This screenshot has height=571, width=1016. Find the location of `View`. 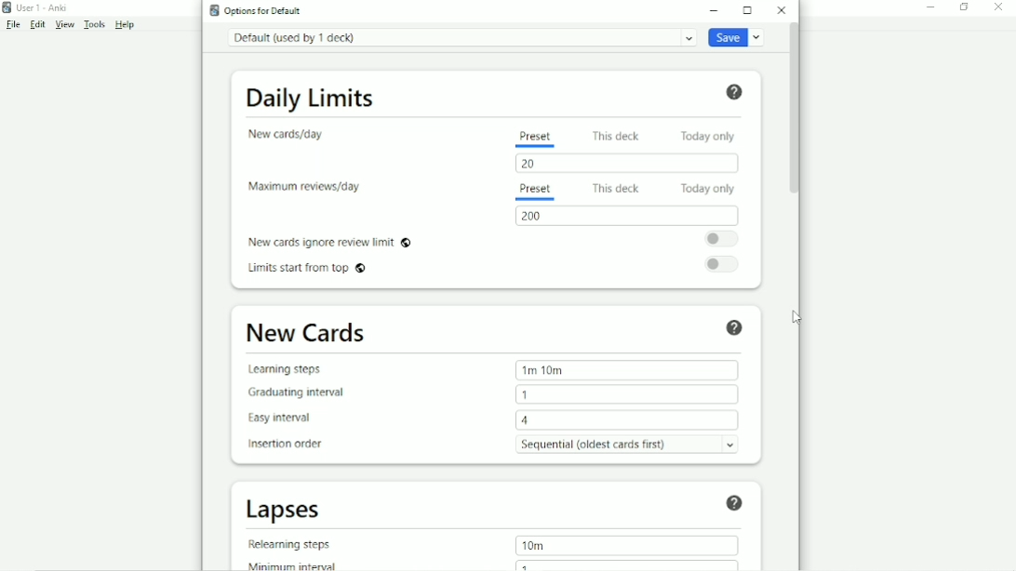

View is located at coordinates (64, 25).